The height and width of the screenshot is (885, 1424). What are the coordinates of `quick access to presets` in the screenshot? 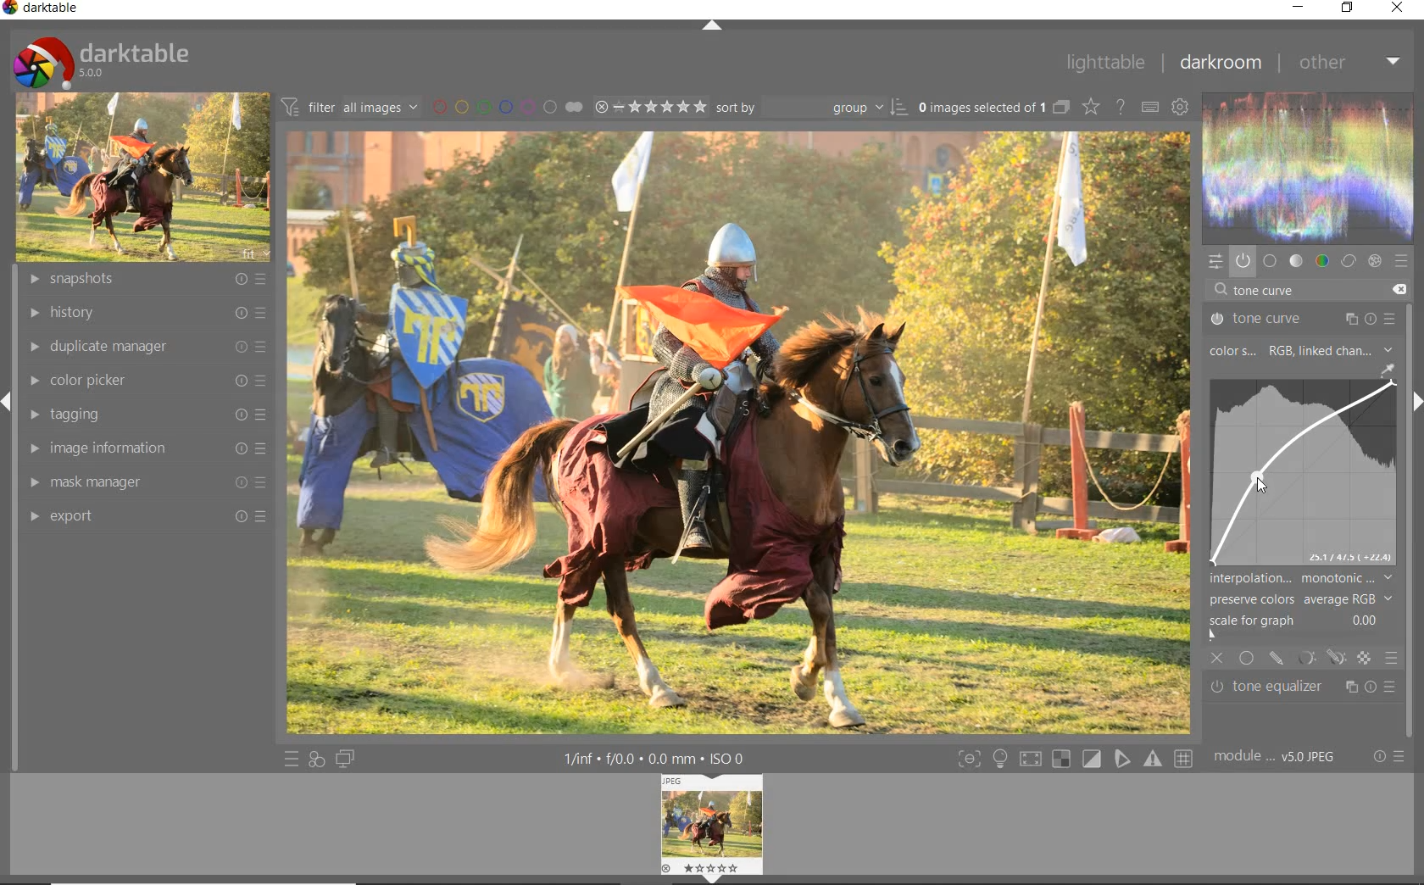 It's located at (292, 760).